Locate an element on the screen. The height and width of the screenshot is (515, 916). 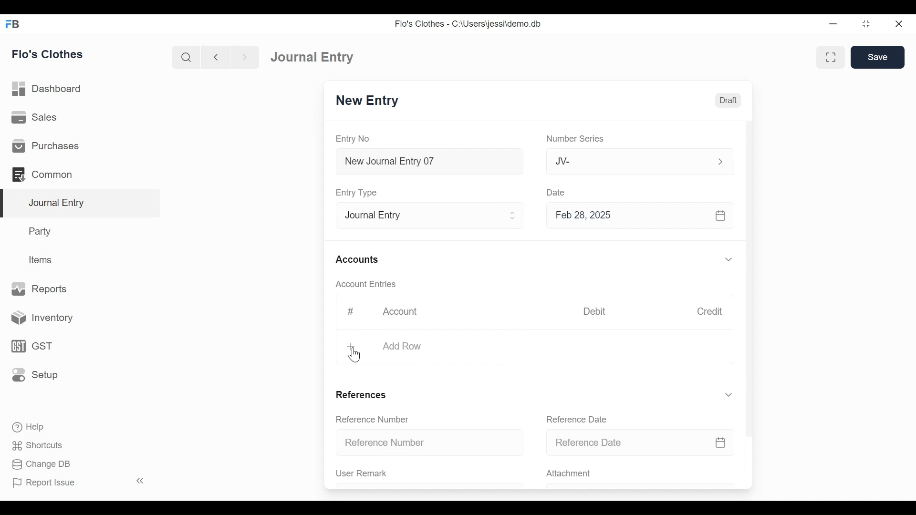
Shortcuts is located at coordinates (43, 444).